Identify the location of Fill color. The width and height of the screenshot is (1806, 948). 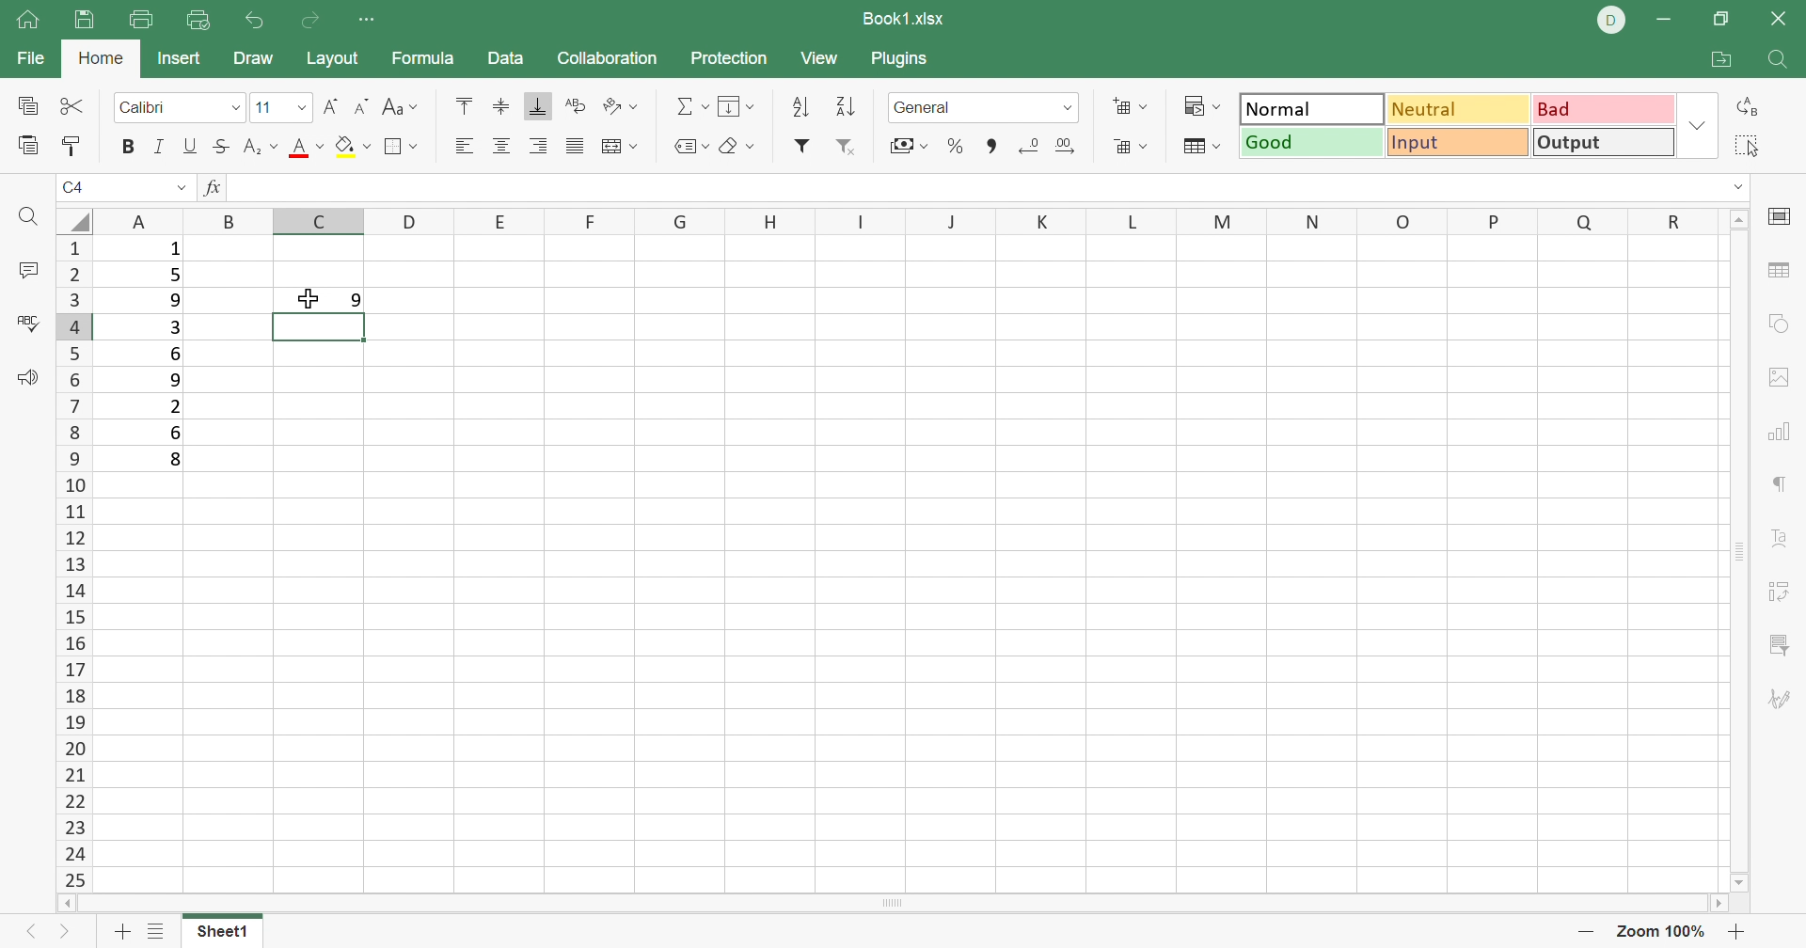
(353, 146).